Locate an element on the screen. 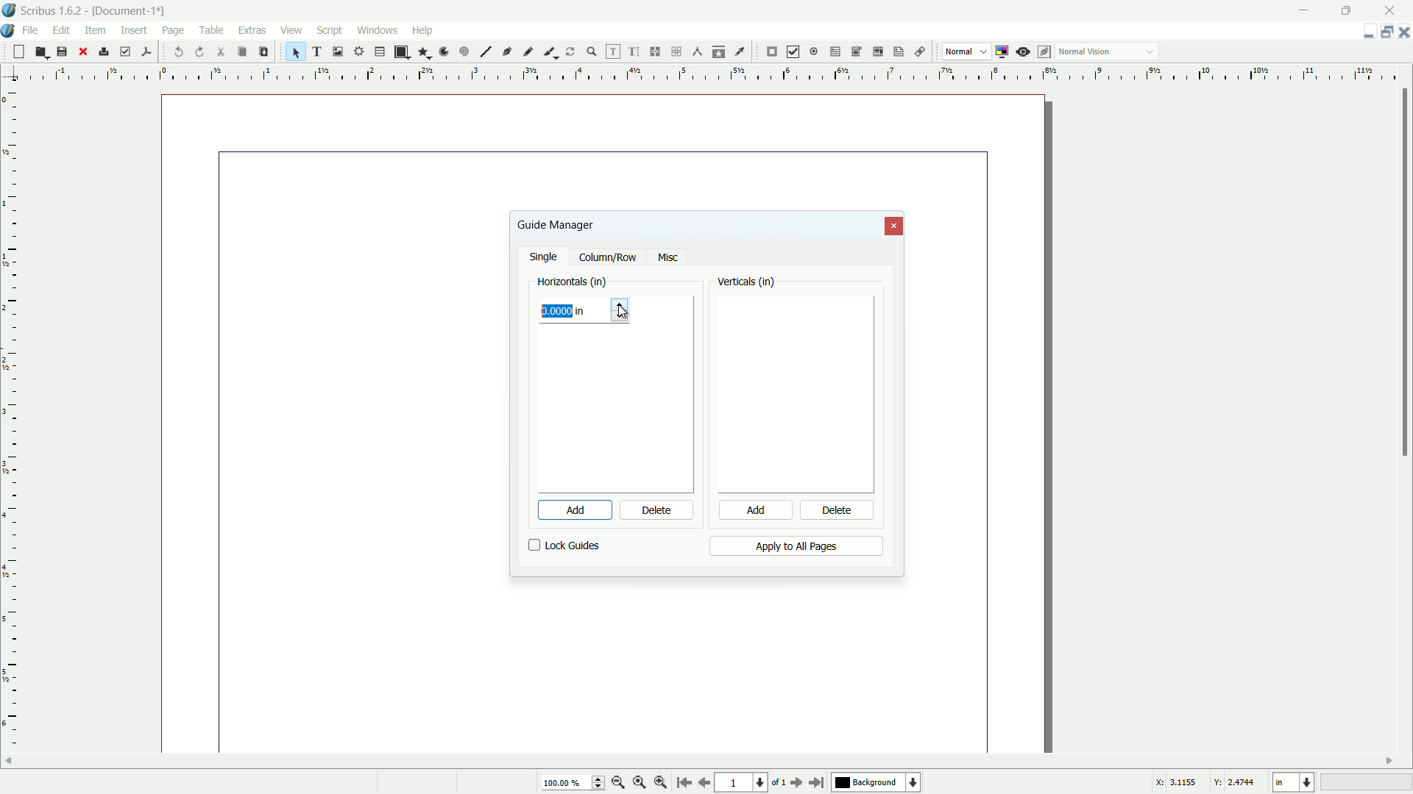 The image size is (1413, 794). pdf push button is located at coordinates (772, 52).